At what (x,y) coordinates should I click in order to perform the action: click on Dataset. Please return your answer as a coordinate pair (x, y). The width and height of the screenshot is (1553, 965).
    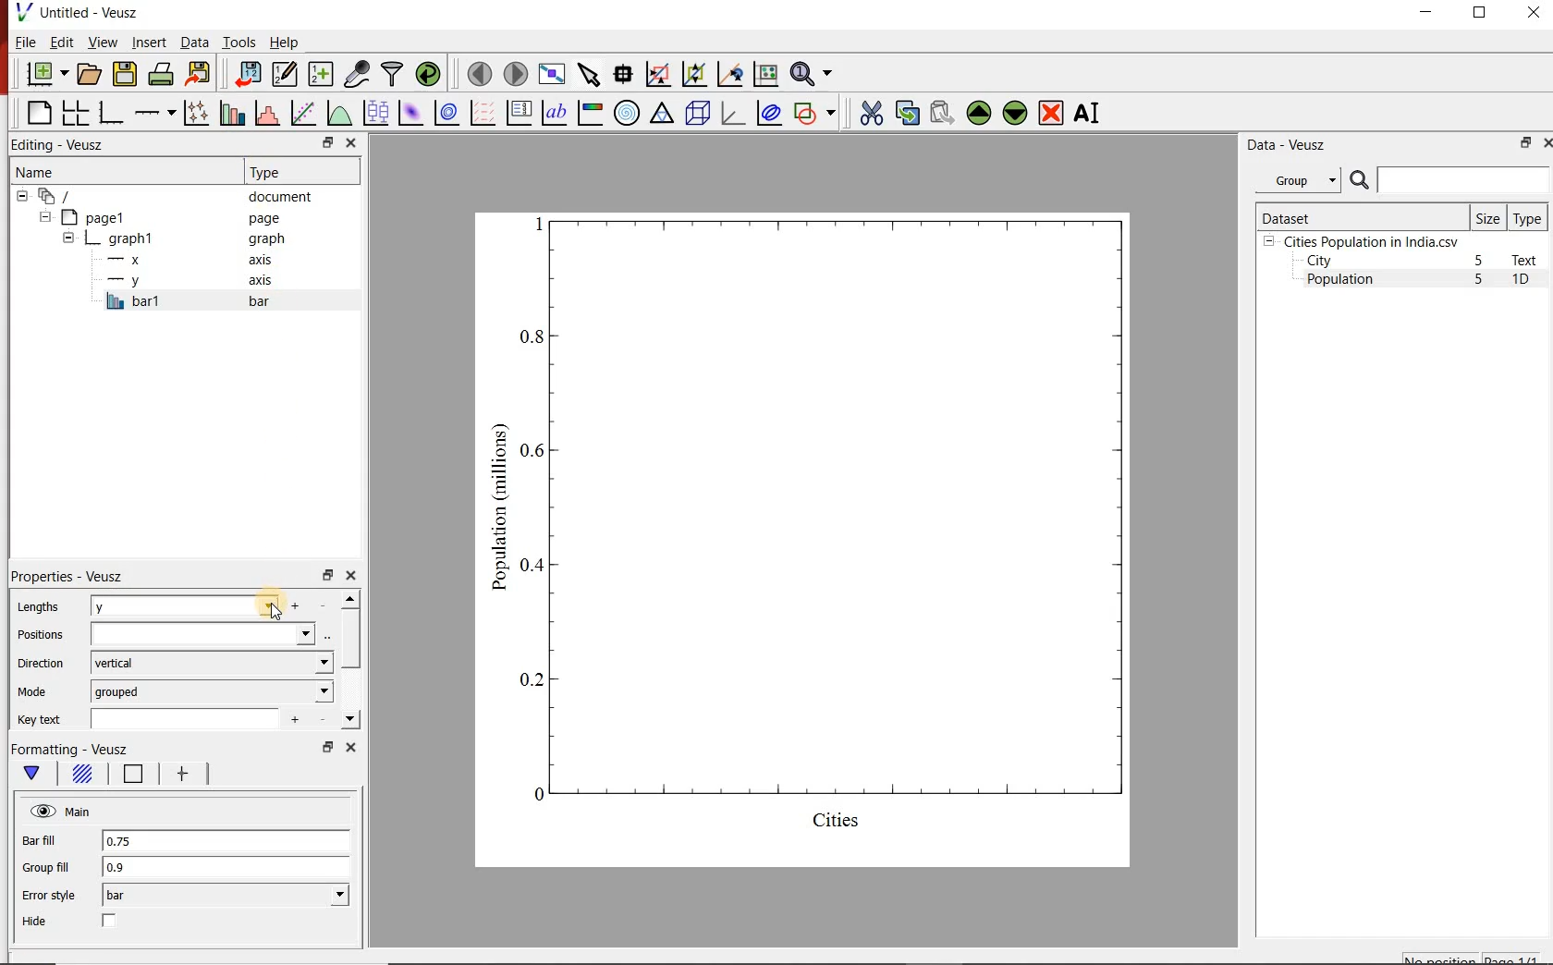
    Looking at the image, I should click on (1360, 216).